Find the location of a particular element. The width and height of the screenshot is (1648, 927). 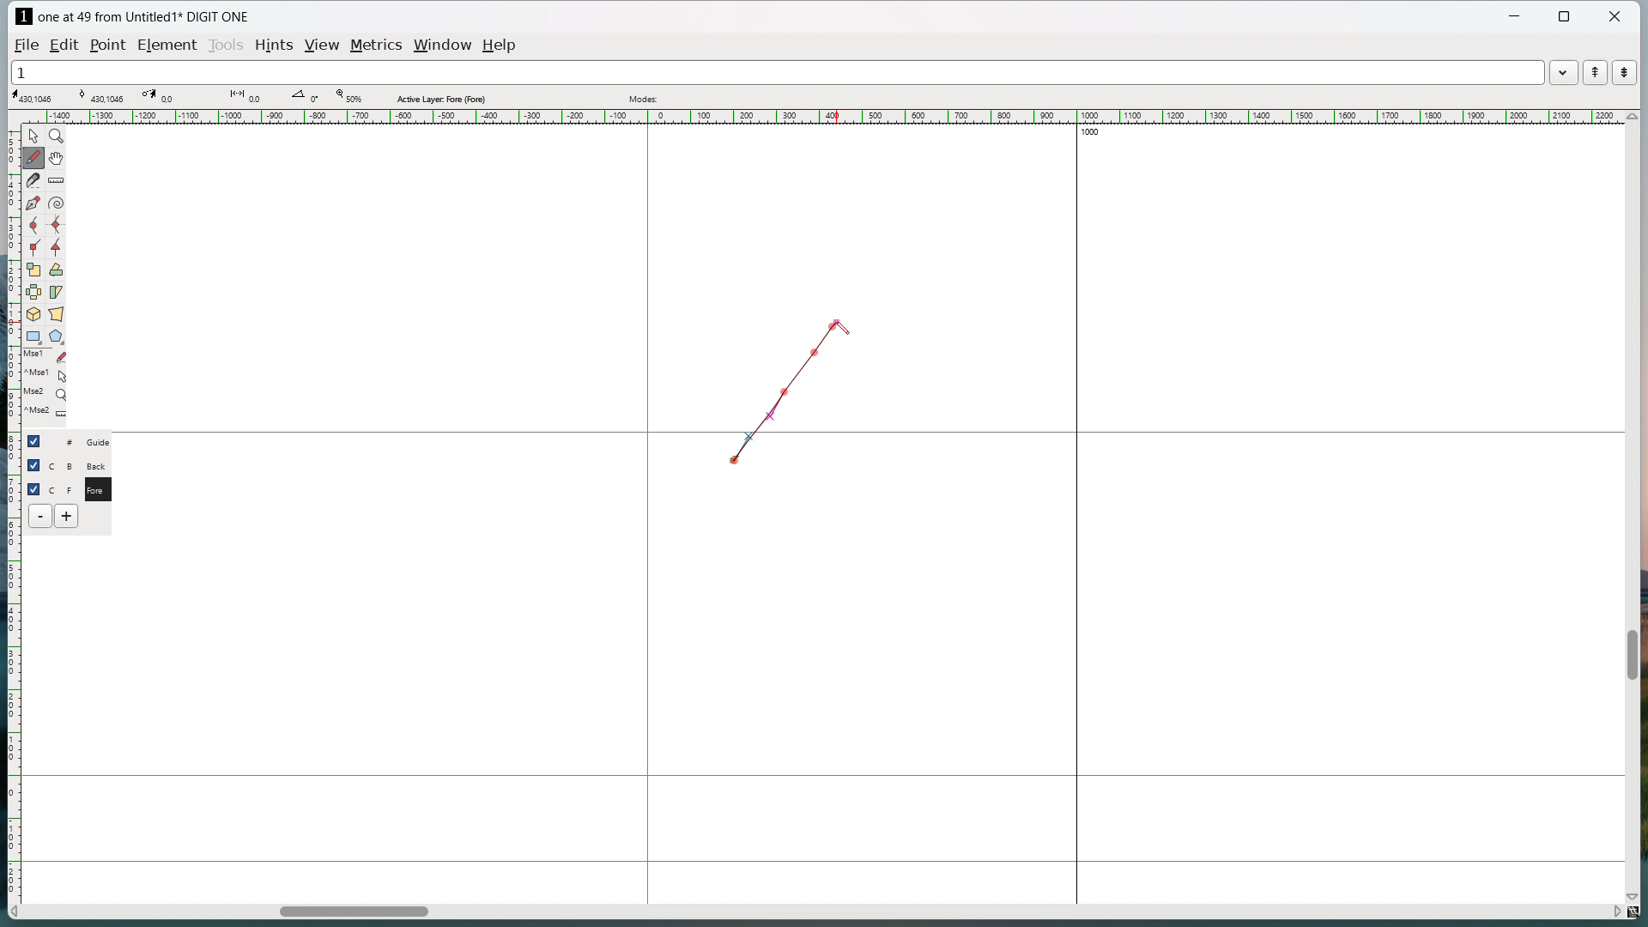

Active layer fore is located at coordinates (442, 97).